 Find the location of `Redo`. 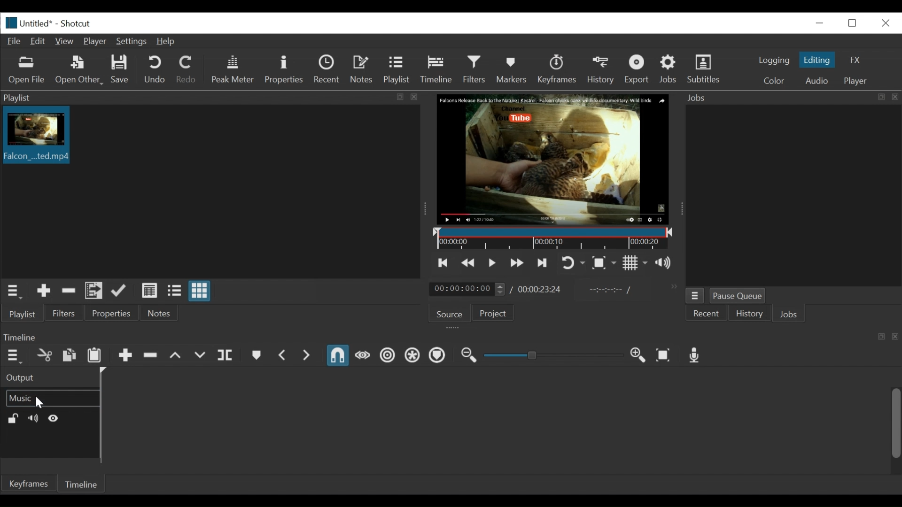

Redo is located at coordinates (186, 69).